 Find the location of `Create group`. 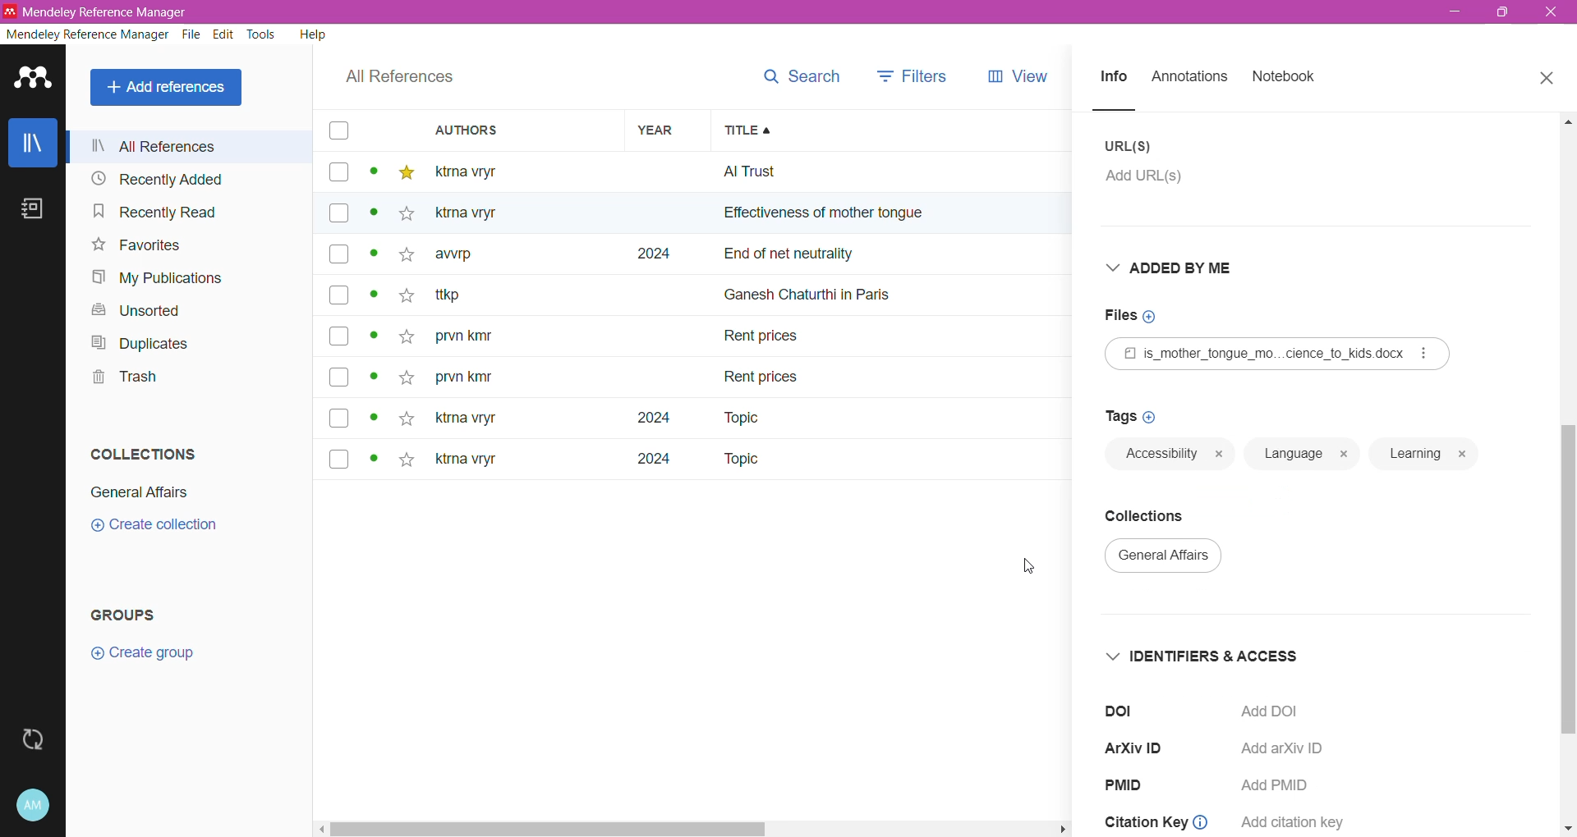

Create group is located at coordinates (142, 653).